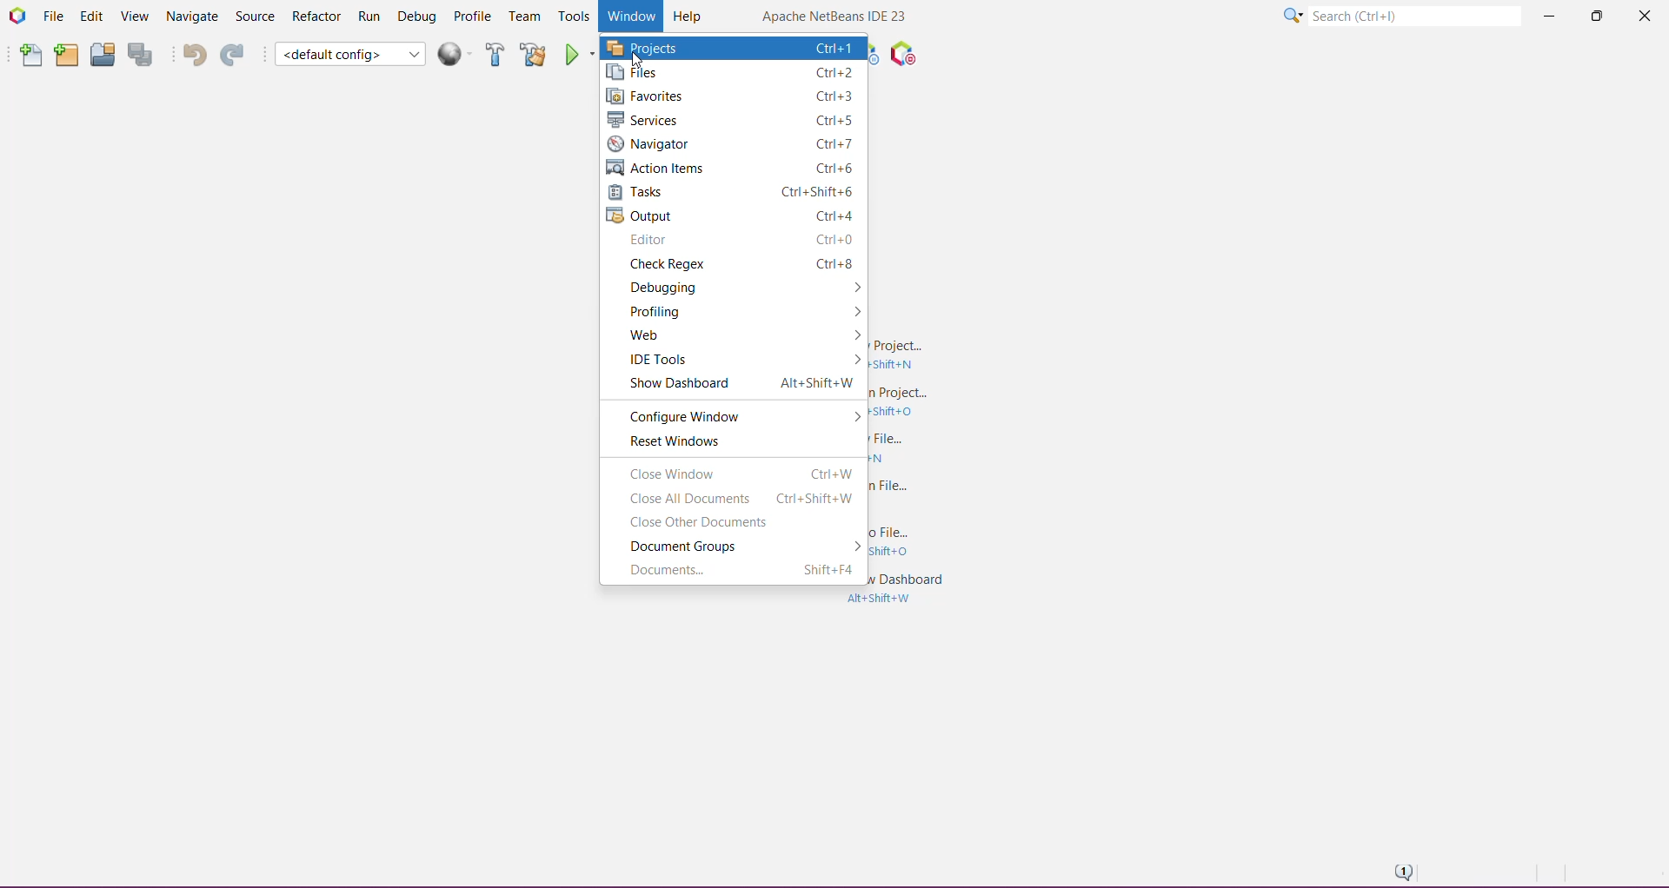  Describe the element at coordinates (65, 56) in the screenshot. I see `New Project` at that location.